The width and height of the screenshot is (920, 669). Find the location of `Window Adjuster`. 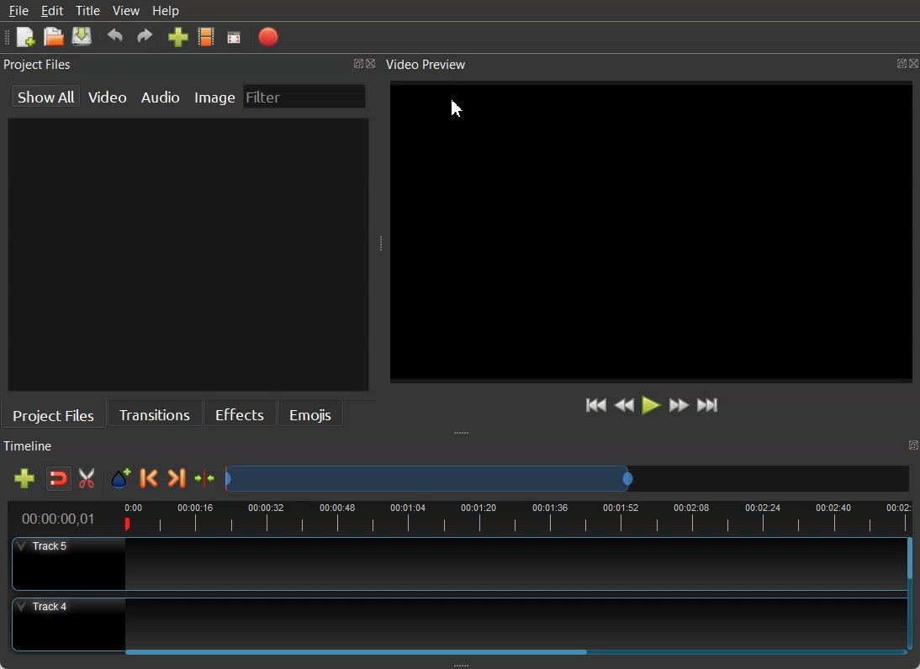

Window Adjuster is located at coordinates (460, 664).